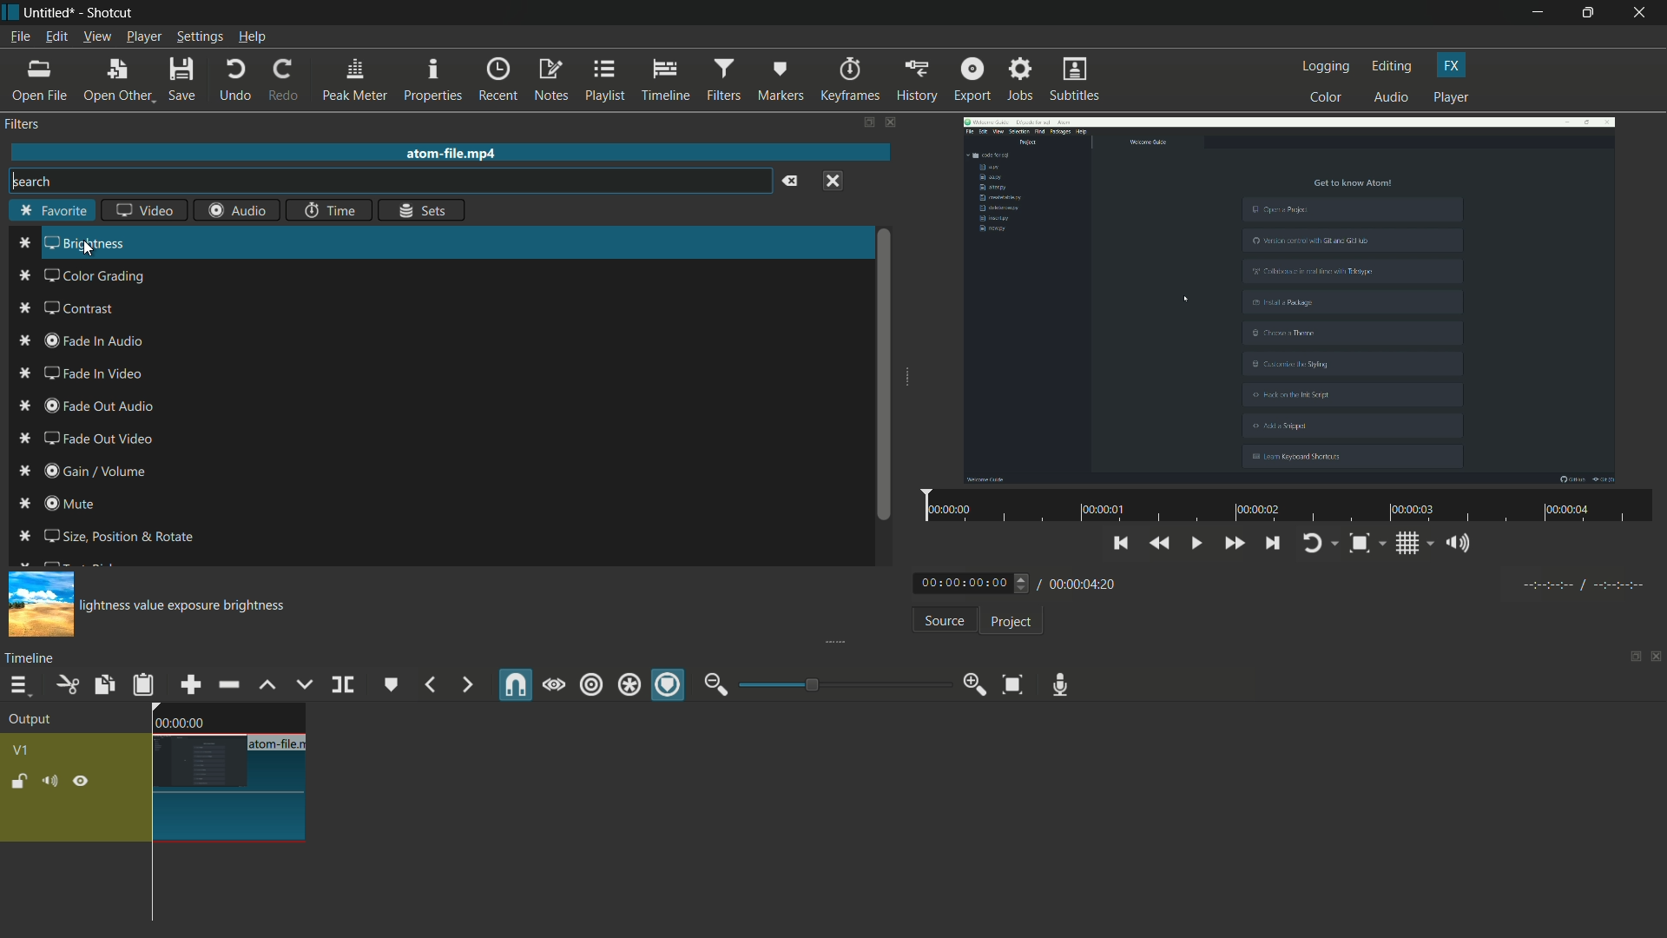 The height and width of the screenshot is (938, 1667). I want to click on mute, so click(62, 505).